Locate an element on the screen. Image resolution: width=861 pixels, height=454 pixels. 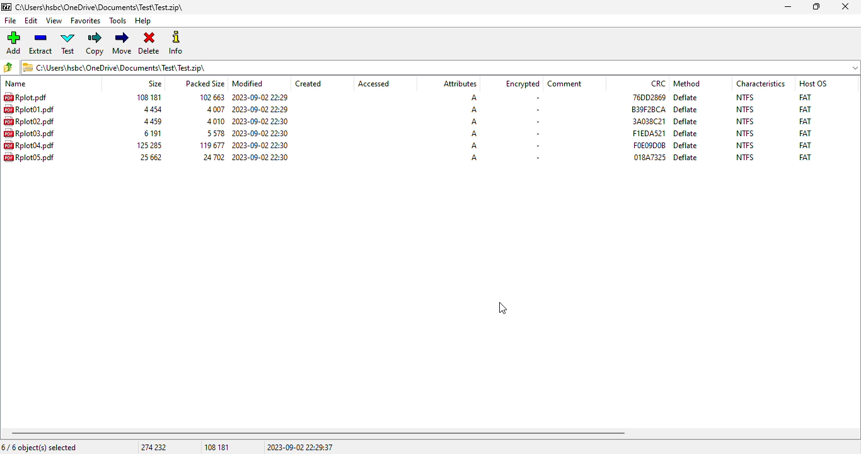
A is located at coordinates (474, 133).